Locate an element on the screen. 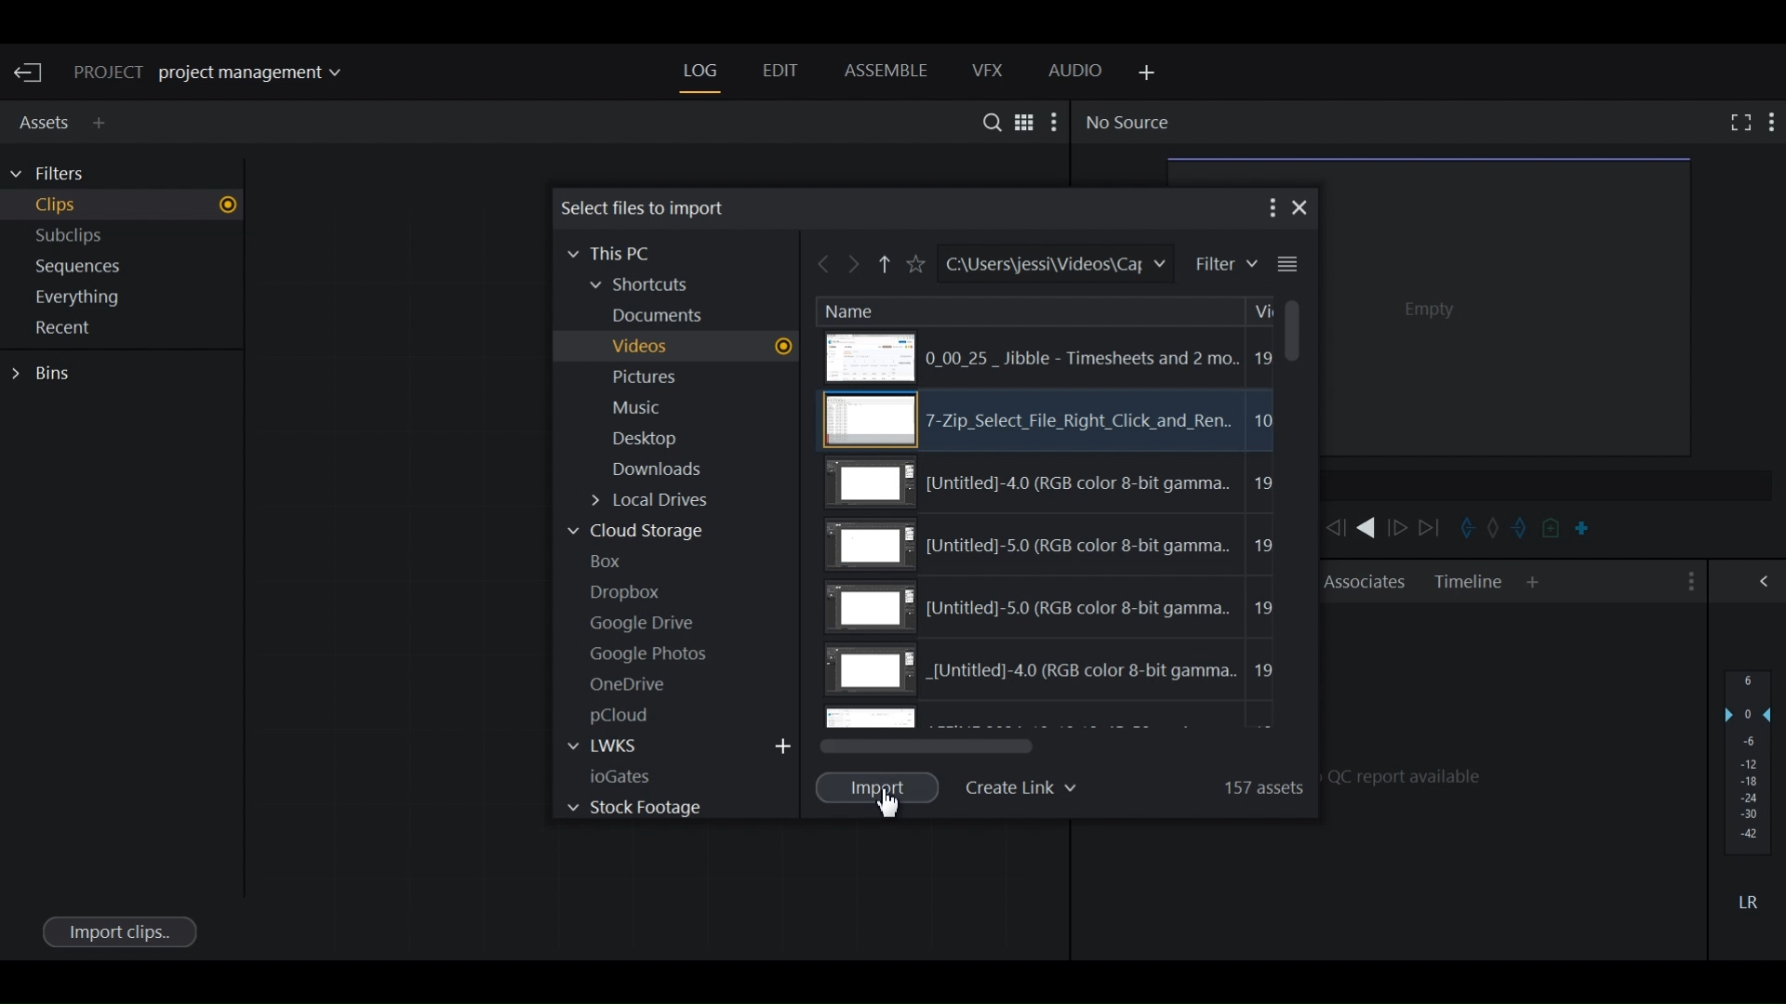 The height and width of the screenshot is (1004, 1786). Pictures is located at coordinates (657, 379).